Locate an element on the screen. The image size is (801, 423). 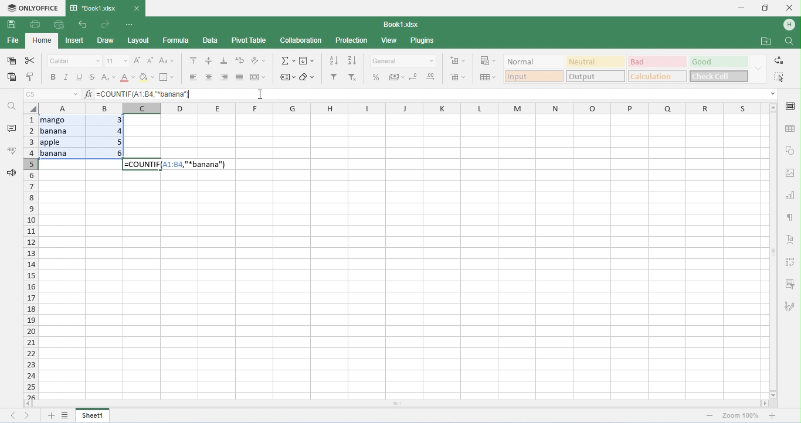
5 is located at coordinates (117, 142).